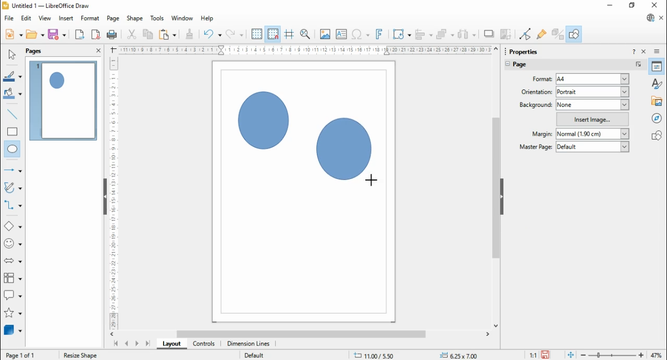 The image size is (667, 360). I want to click on shape, so click(134, 19).